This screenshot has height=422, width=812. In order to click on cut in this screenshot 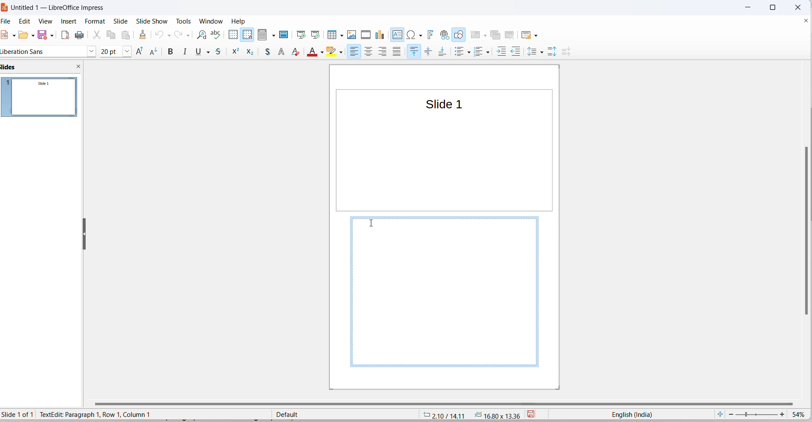, I will do `click(97, 35)`.